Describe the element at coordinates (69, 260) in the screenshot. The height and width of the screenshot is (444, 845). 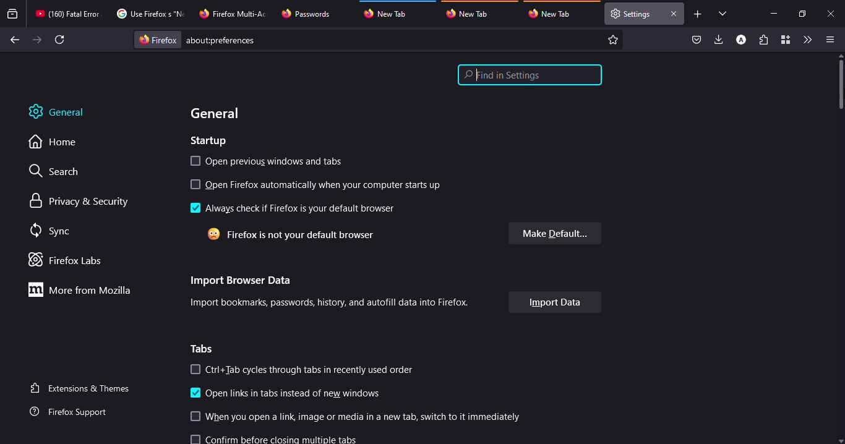
I see `firefox labs` at that location.